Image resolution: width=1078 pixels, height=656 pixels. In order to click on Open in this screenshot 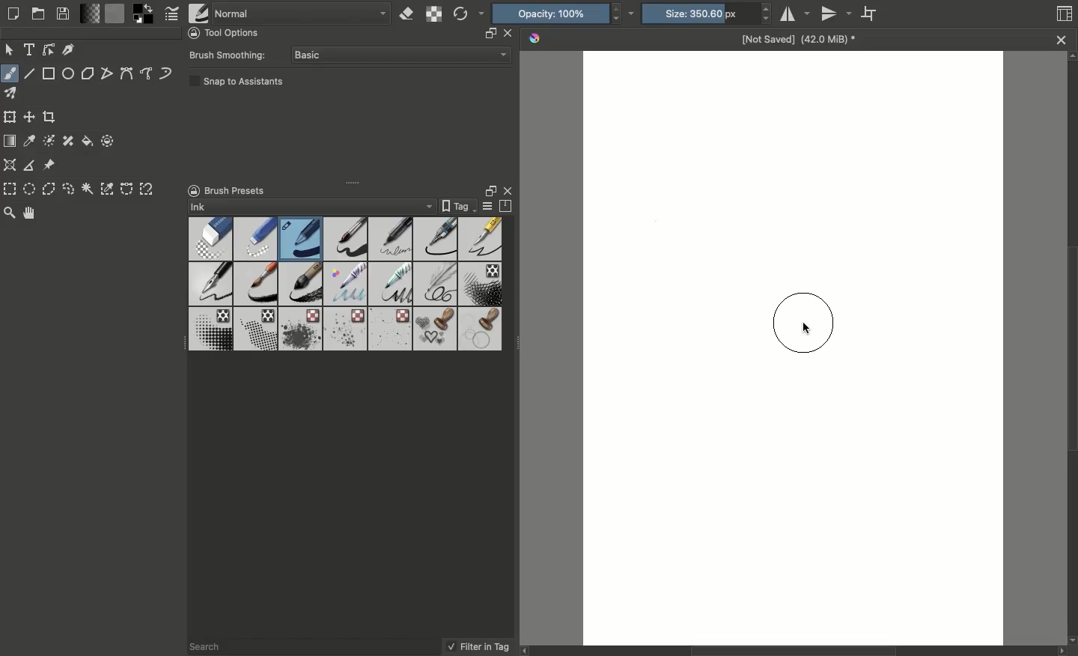, I will do `click(39, 13)`.